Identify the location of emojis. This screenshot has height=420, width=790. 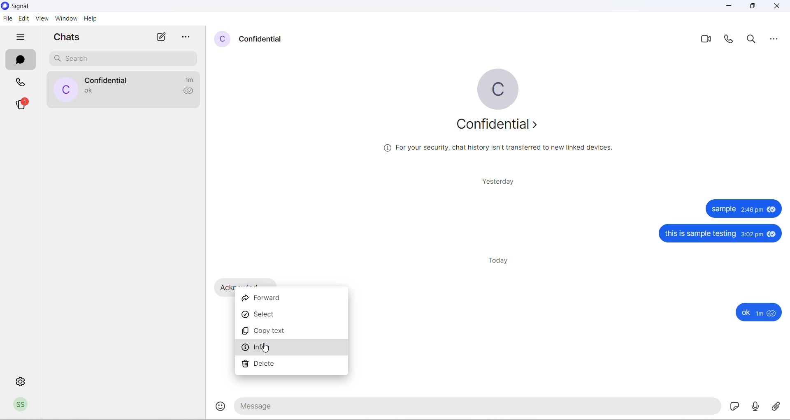
(218, 407).